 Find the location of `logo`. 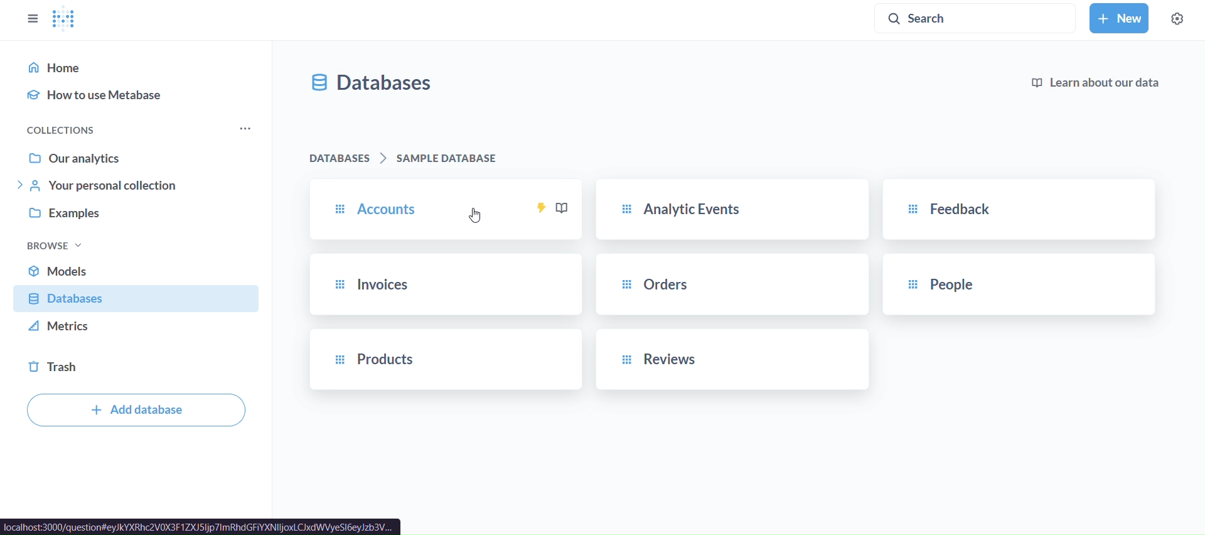

logo is located at coordinates (65, 21).